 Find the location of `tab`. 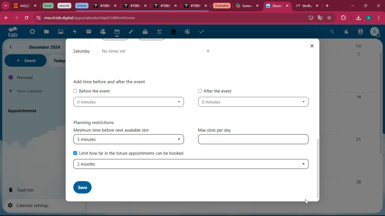

tab is located at coordinates (303, 6).